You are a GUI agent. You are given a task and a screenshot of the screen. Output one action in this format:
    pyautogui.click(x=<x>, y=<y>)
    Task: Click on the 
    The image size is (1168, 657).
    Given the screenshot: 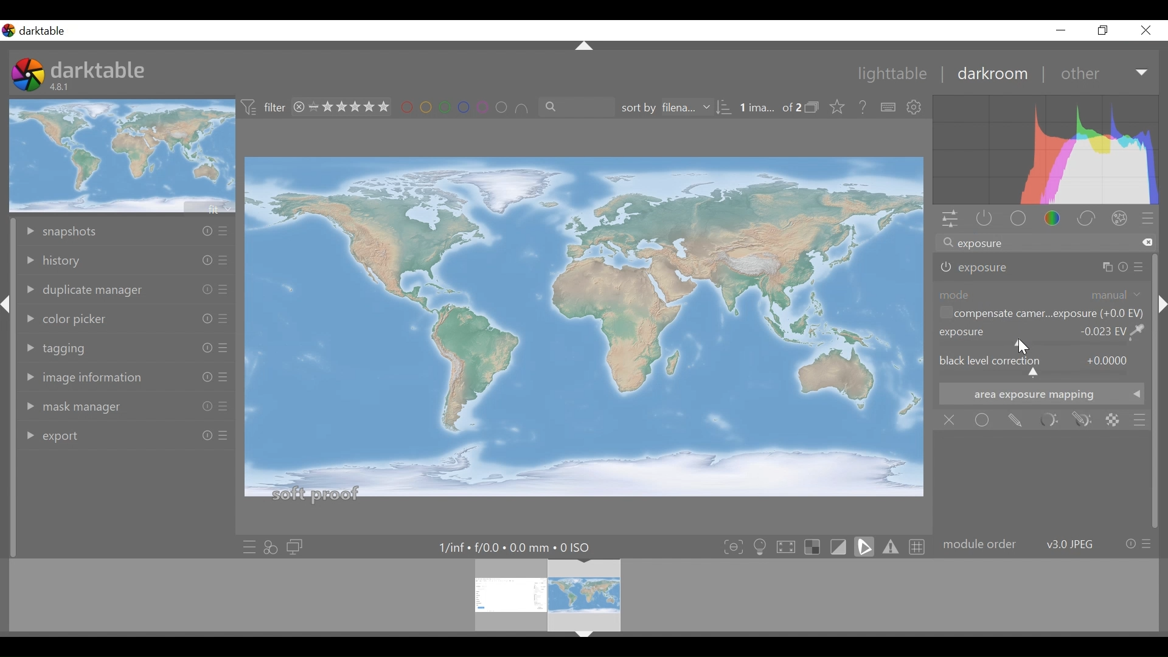 What is the action you would take?
    pyautogui.click(x=204, y=289)
    